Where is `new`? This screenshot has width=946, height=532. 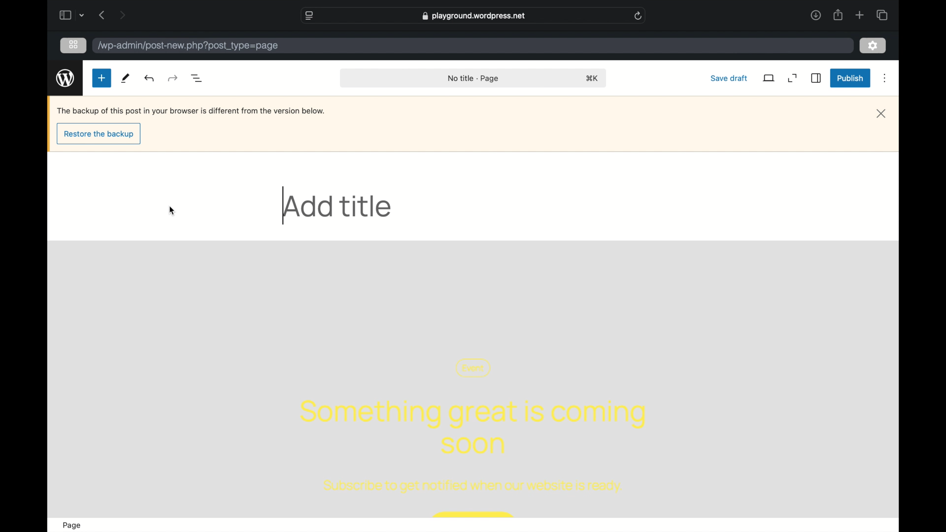 new is located at coordinates (101, 78).